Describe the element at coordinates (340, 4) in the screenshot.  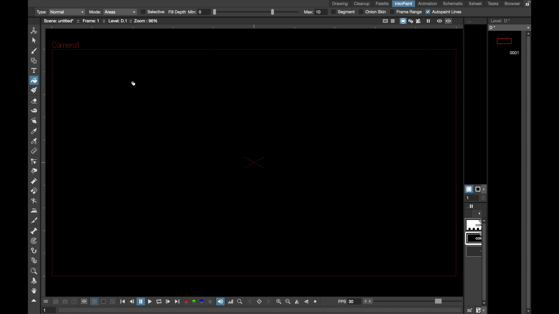
I see `drawing` at that location.